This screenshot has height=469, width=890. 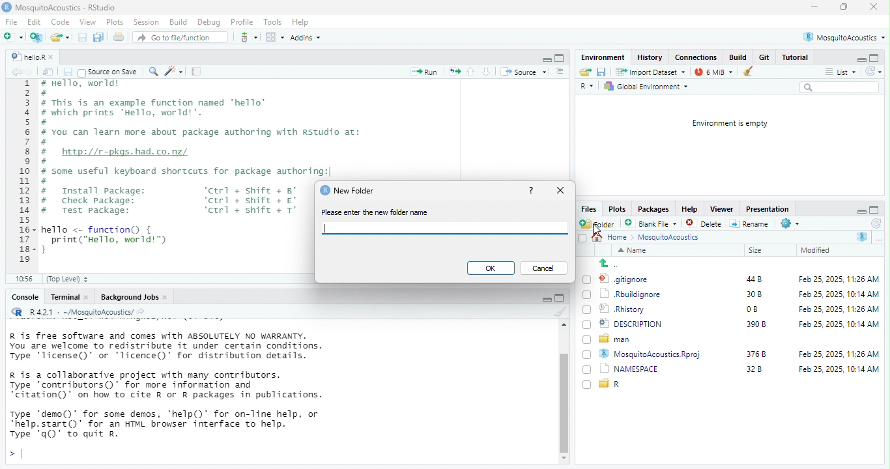 I want to click on  Environment, so click(x=603, y=57).